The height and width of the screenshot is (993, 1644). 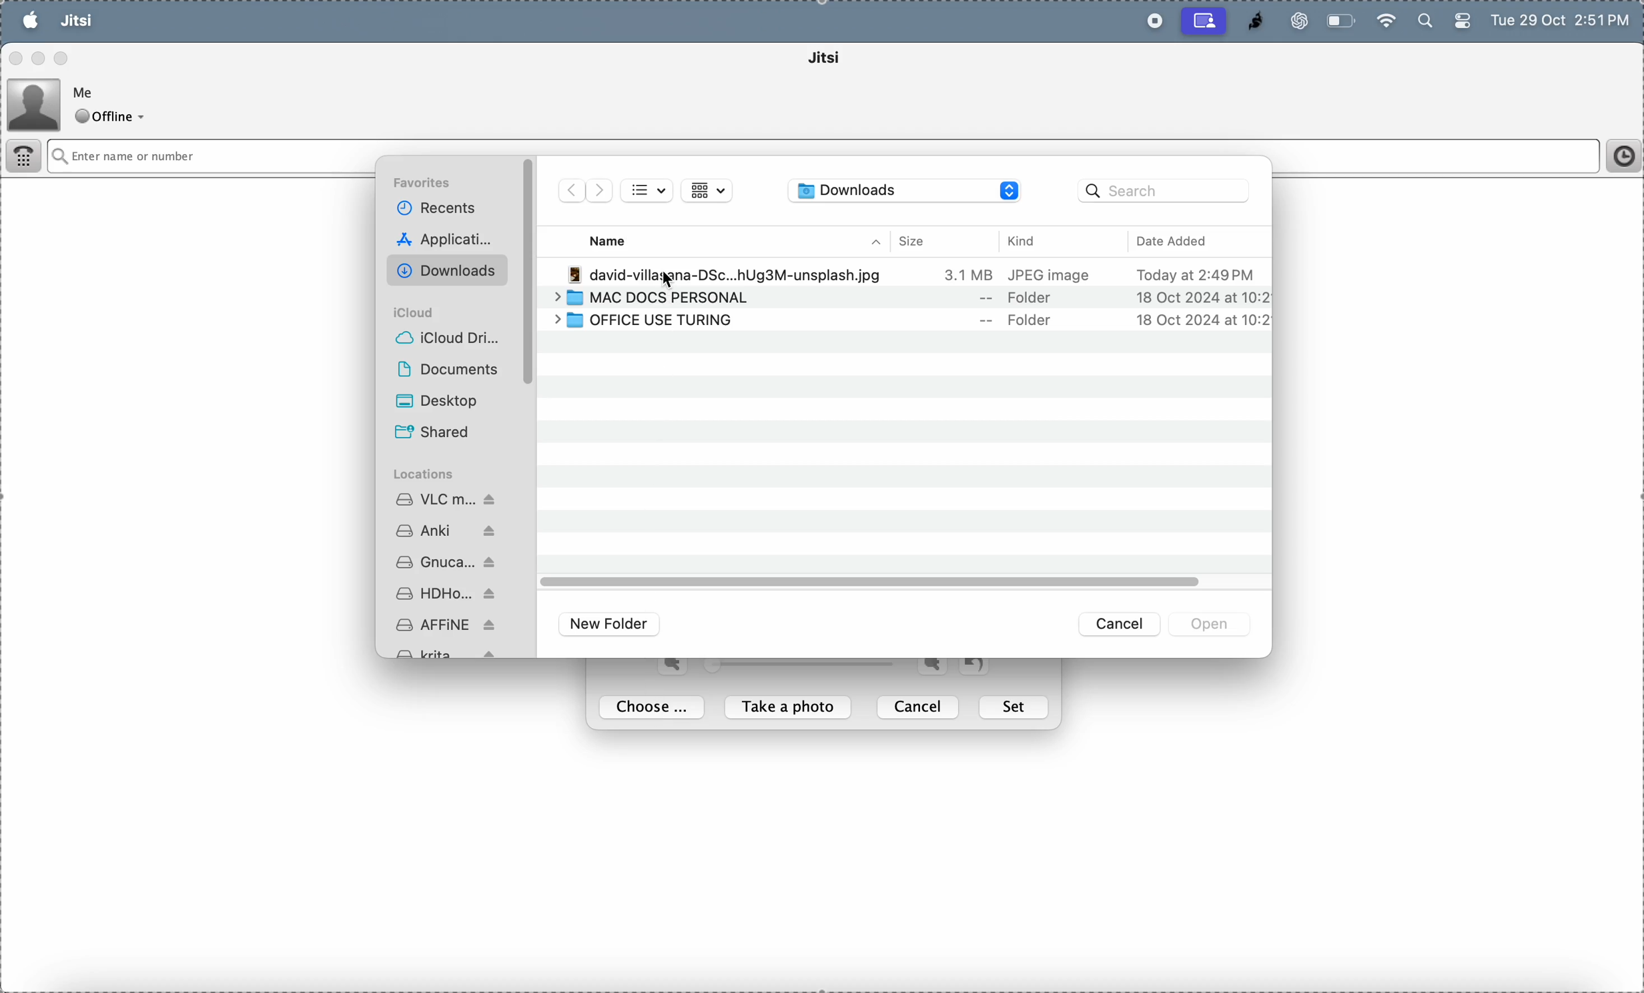 I want to click on Documents, so click(x=454, y=368).